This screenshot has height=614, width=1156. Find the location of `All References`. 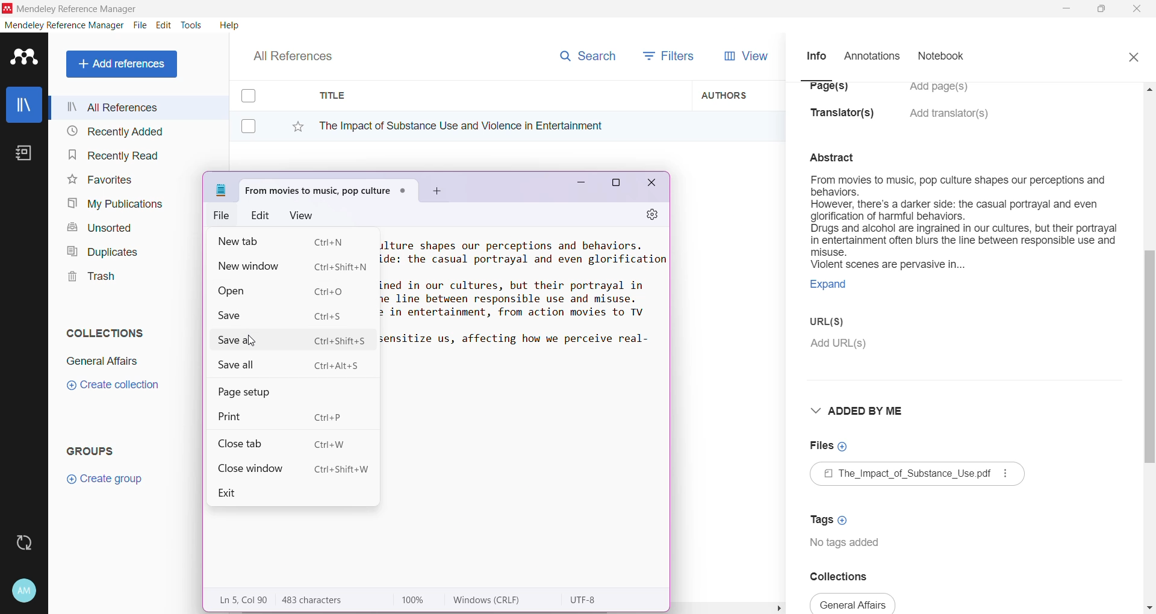

All References is located at coordinates (138, 107).